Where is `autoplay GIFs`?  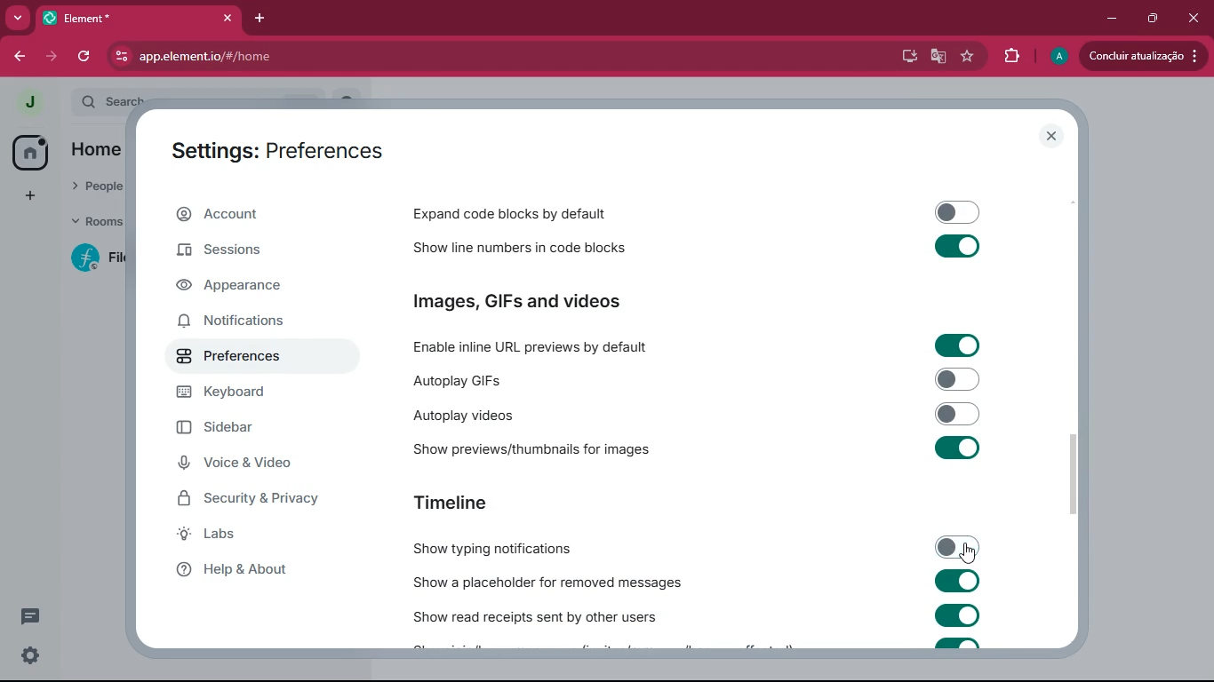
autoplay GIFs is located at coordinates (537, 377).